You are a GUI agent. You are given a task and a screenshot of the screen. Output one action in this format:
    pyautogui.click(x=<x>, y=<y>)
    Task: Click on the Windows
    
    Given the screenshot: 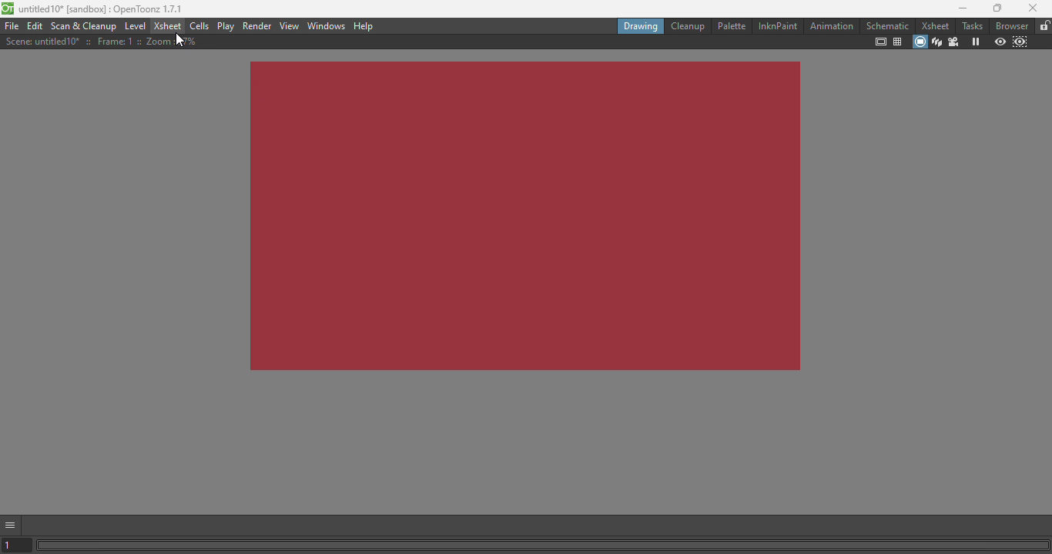 What is the action you would take?
    pyautogui.click(x=328, y=25)
    